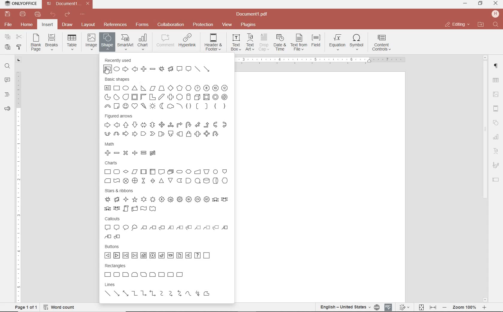 The height and width of the screenshot is (312, 503). Describe the element at coordinates (497, 4) in the screenshot. I see `minimize ,restore ,close` at that location.